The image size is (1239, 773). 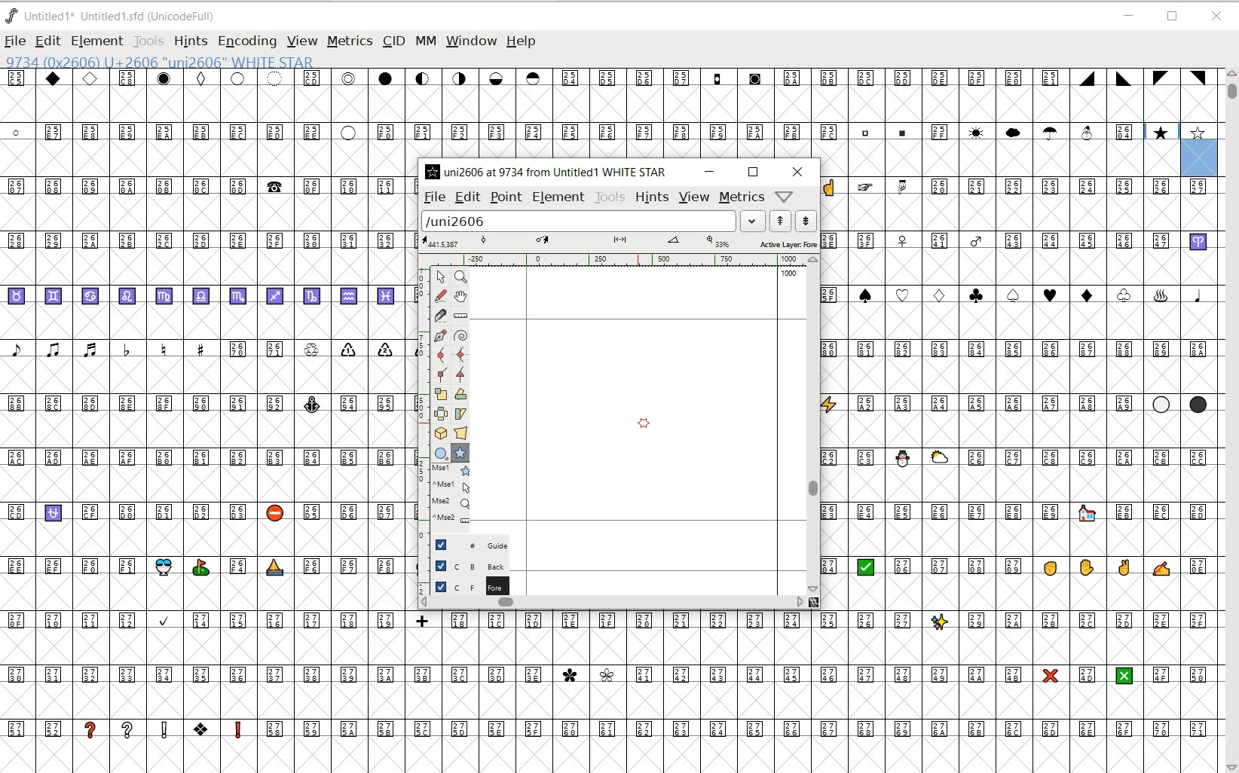 I want to click on Untitled 1* Untitled 1.sfd (UnicodeFull), so click(x=116, y=17).